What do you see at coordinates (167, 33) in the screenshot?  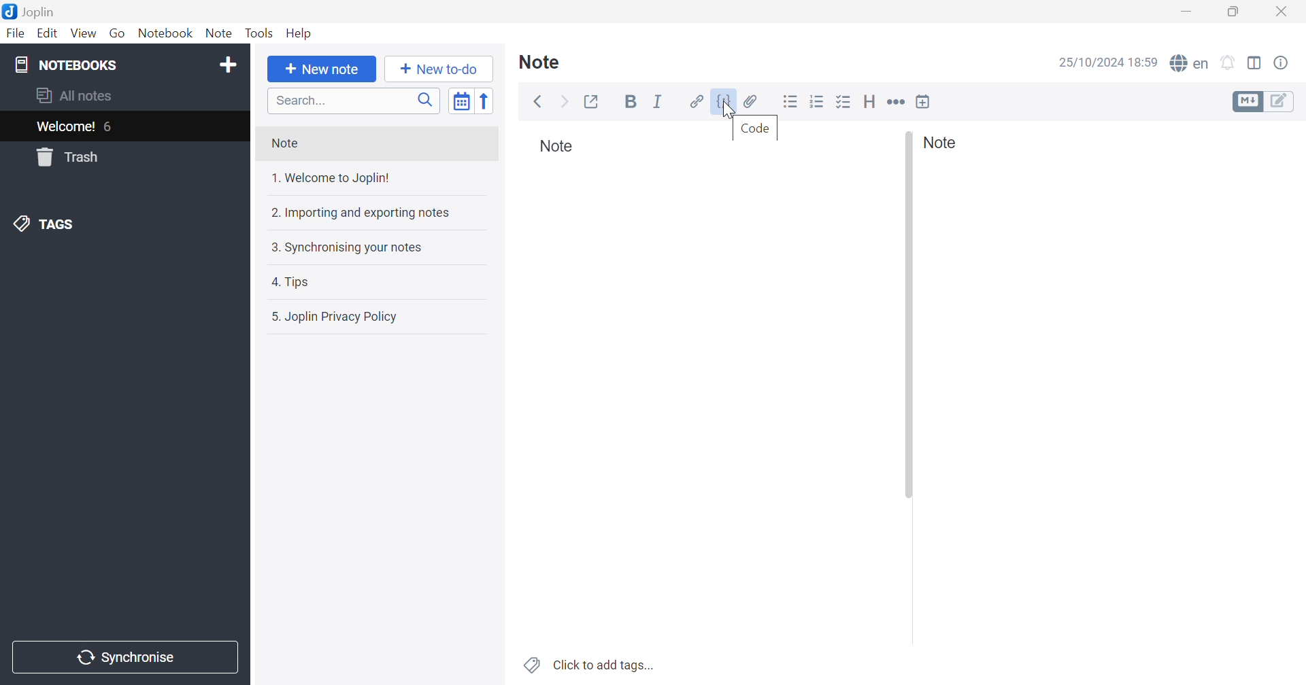 I see `Notebook` at bounding box center [167, 33].